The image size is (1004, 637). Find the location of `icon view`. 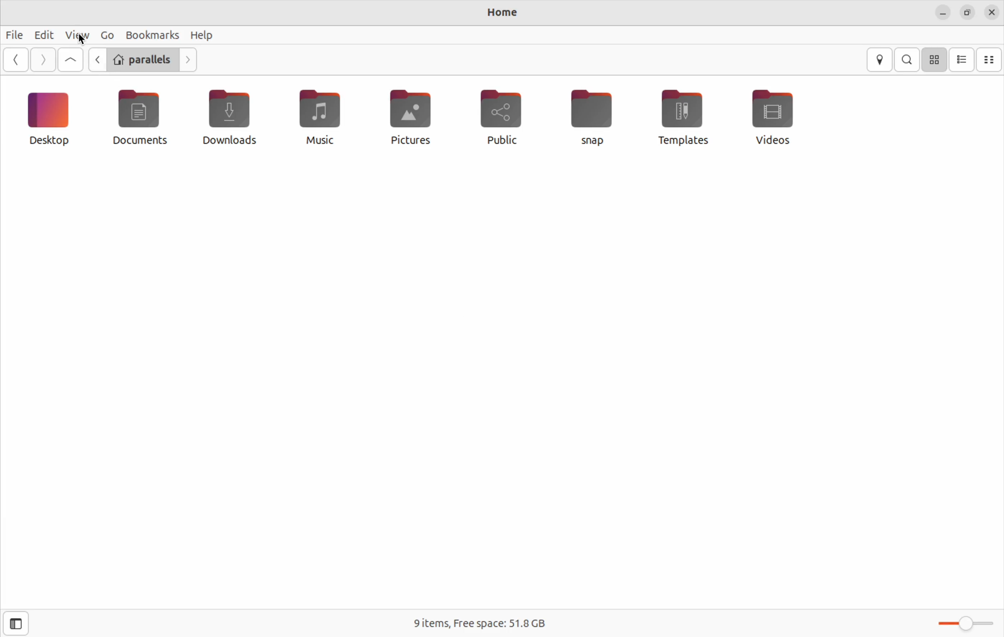

icon view is located at coordinates (935, 59).